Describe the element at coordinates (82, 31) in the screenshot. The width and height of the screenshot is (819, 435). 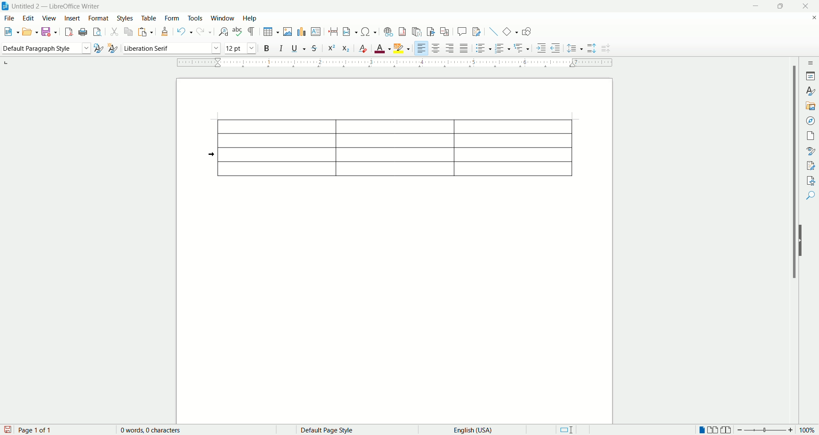
I see `print` at that location.